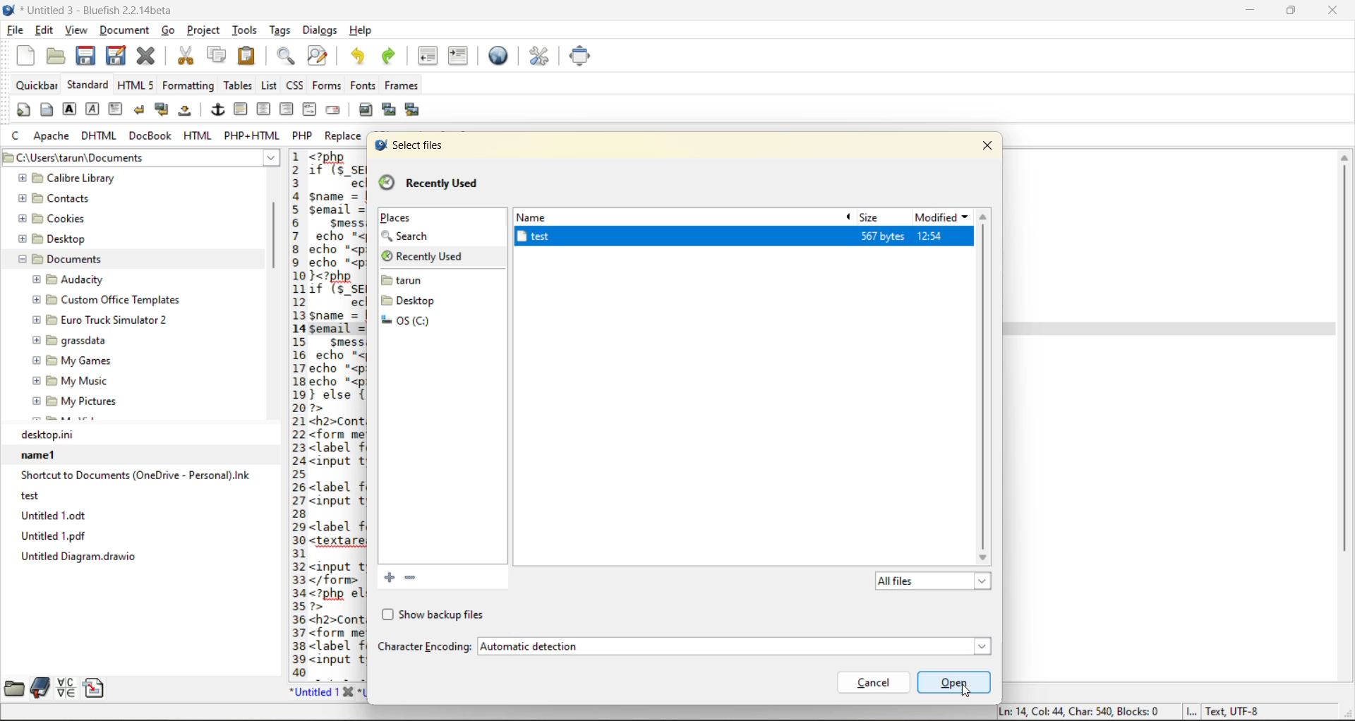 Image resolution: width=1355 pixels, height=721 pixels. What do you see at coordinates (92, 11) in the screenshot?
I see `file name and app name` at bounding box center [92, 11].